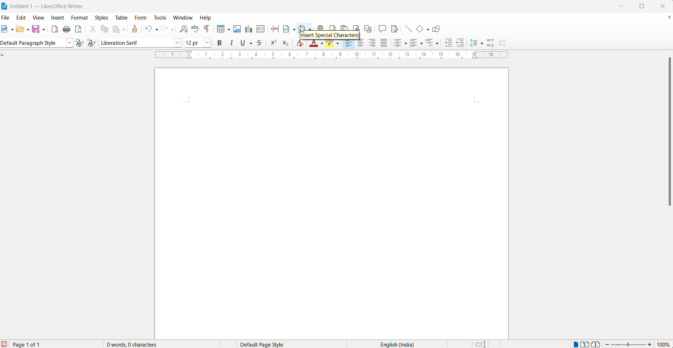 Image resolution: width=673 pixels, height=348 pixels. I want to click on window, so click(182, 17).